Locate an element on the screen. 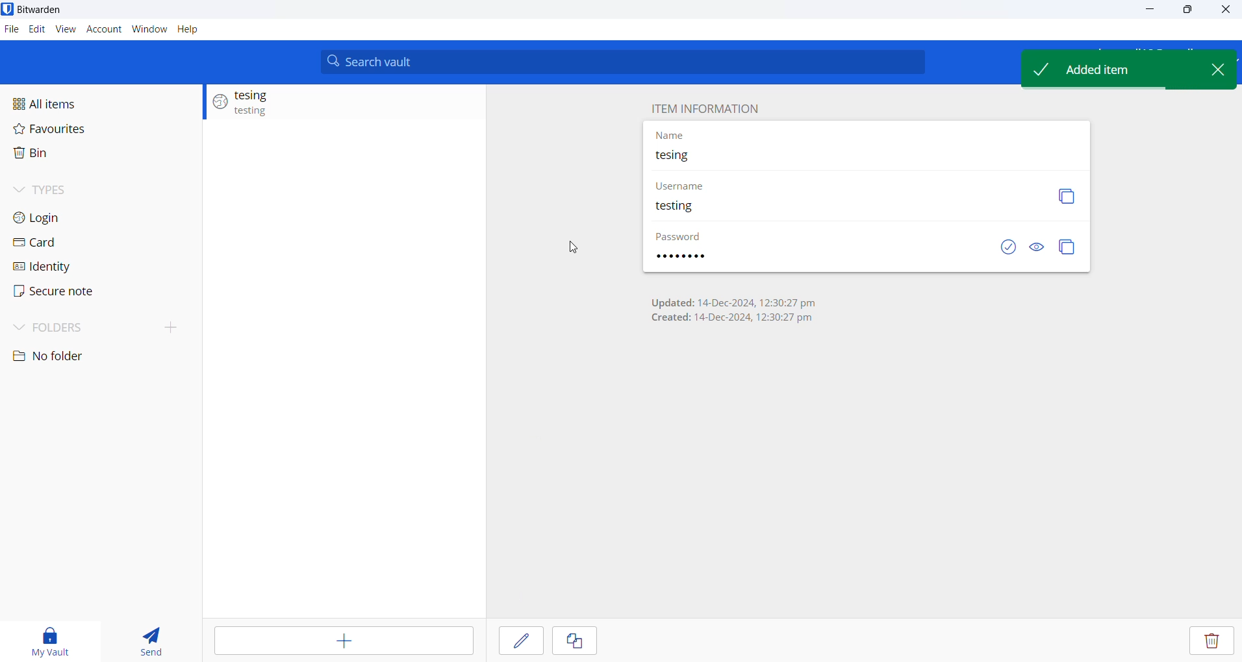 This screenshot has width=1242, height=662. CHECK IF PASSWORD IS EXPOSED OR NOT is located at coordinates (996, 249).